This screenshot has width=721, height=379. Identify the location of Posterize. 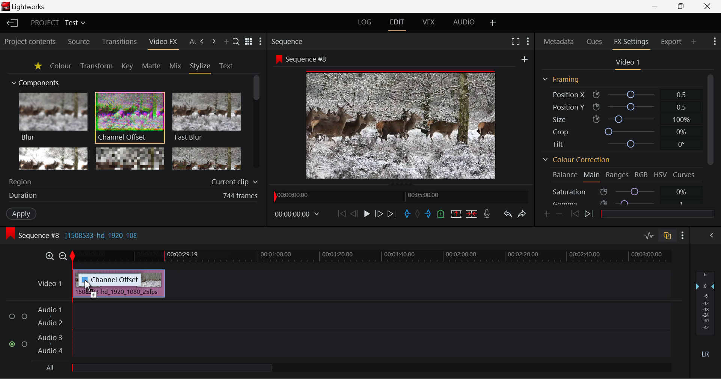
(207, 158).